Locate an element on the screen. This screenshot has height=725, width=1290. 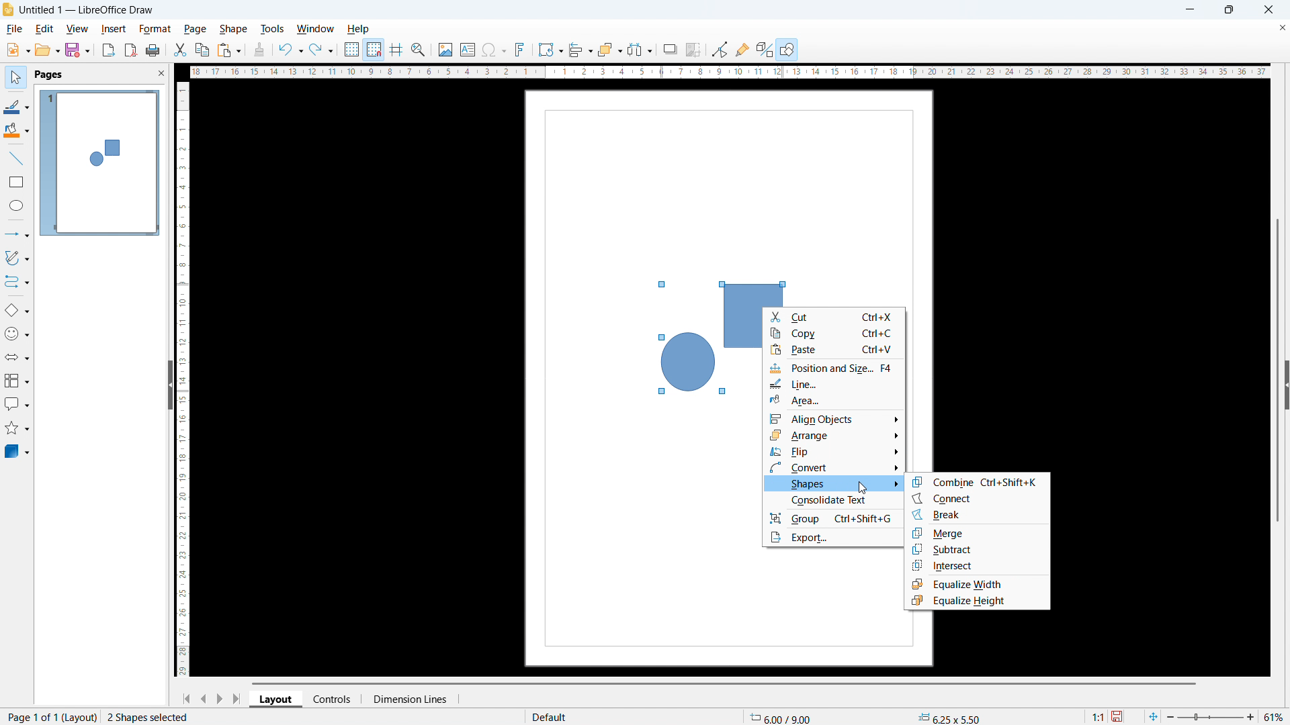
 is located at coordinates (721, 50).